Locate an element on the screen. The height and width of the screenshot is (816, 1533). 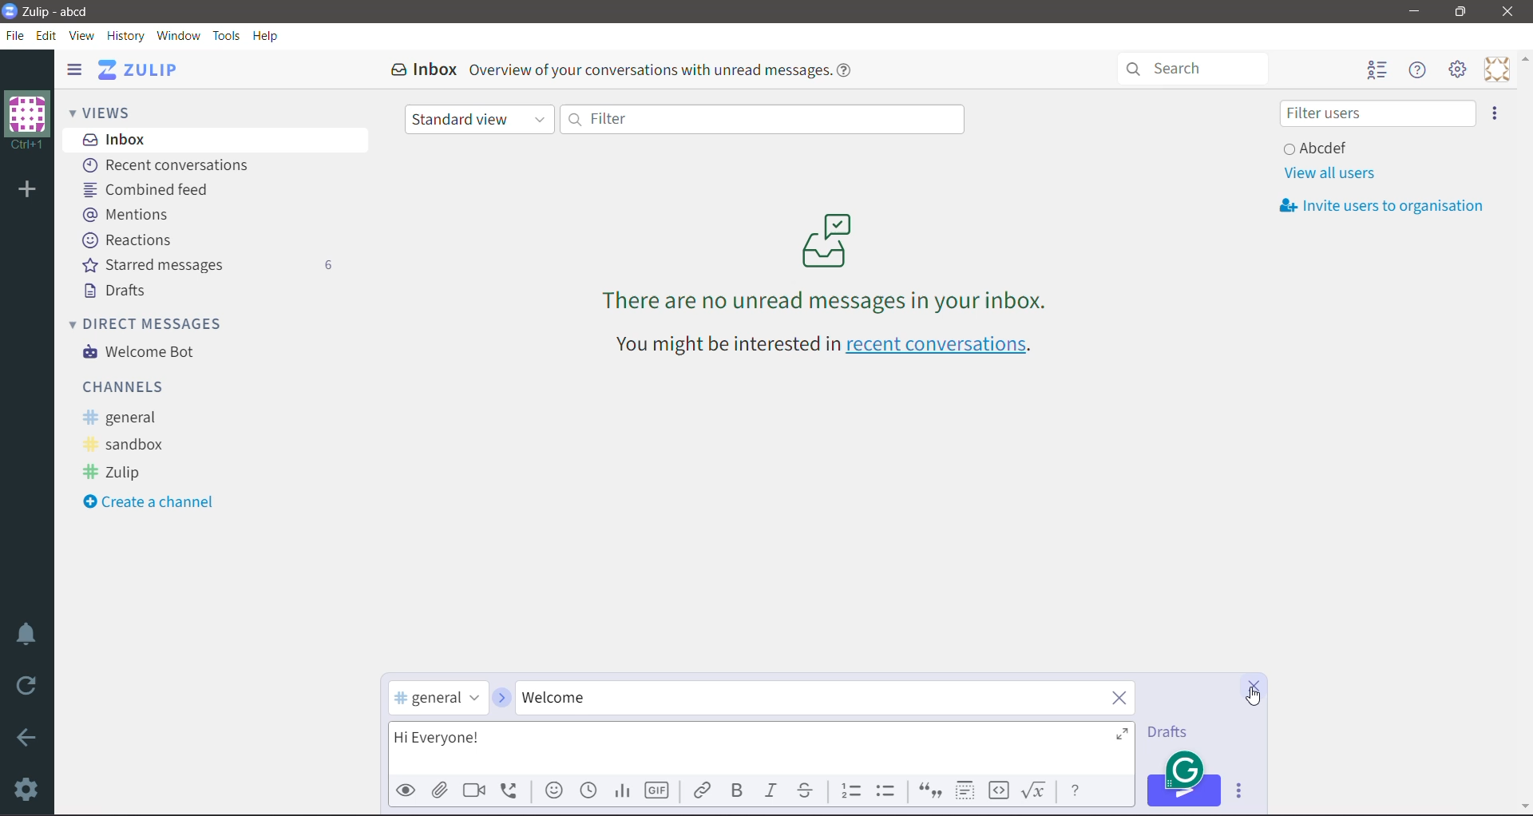
Main Menu is located at coordinates (1459, 69).